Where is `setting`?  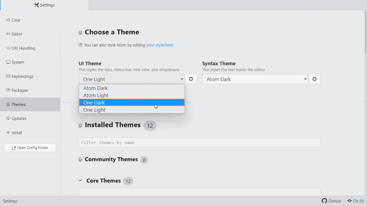
setting is located at coordinates (12, 200).